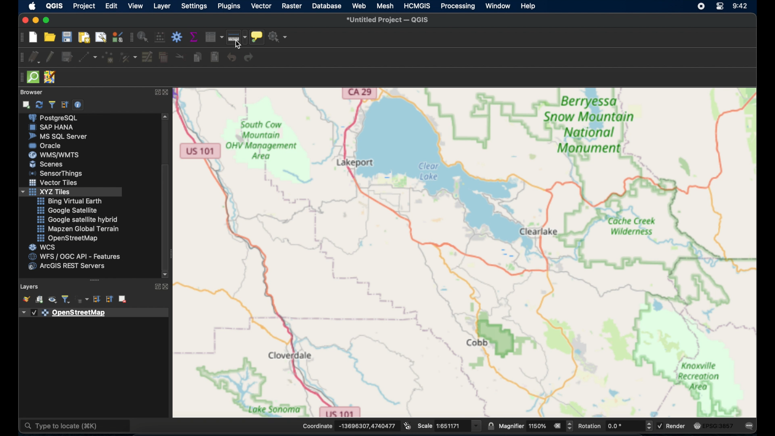 The image size is (775, 436). I want to click on collapse all, so click(108, 299).